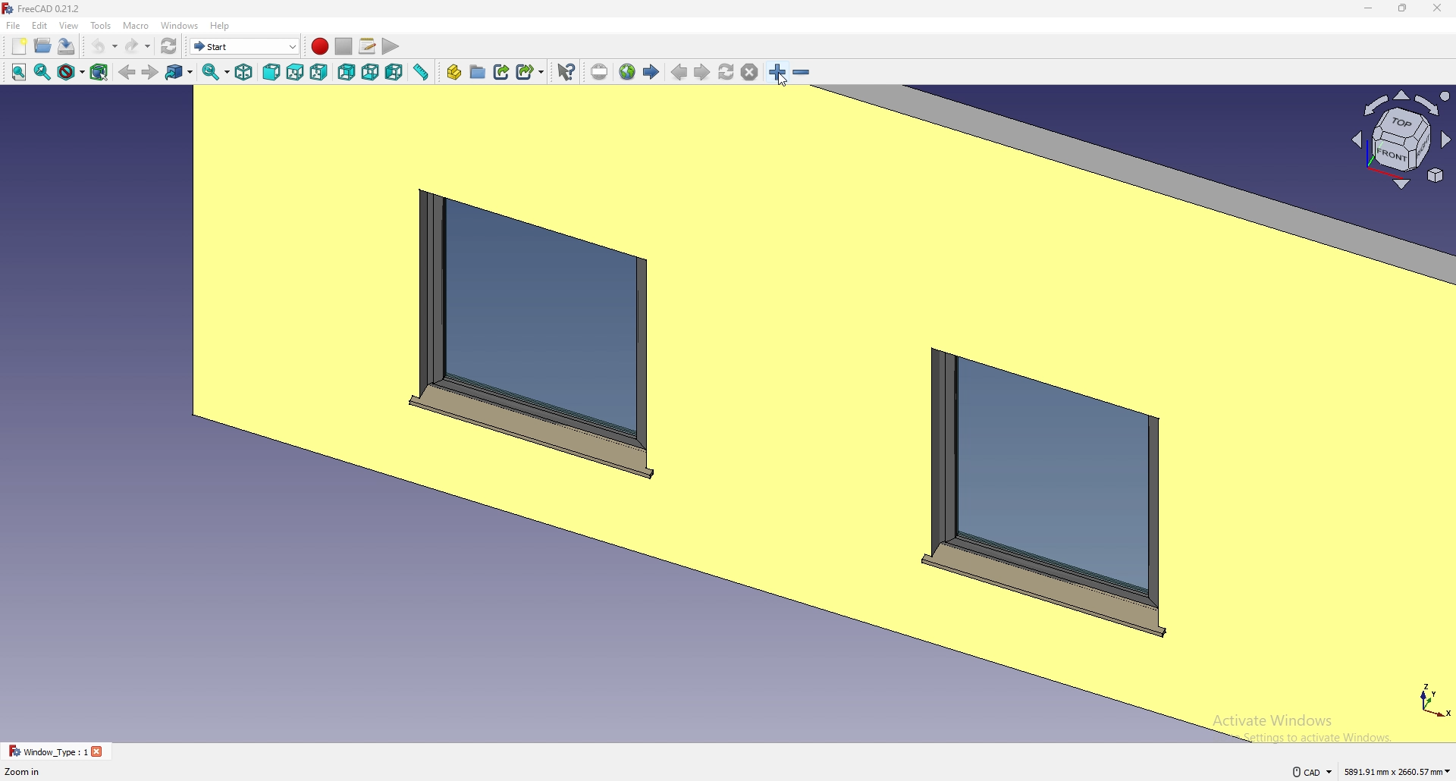 Image resolution: width=1456 pixels, height=781 pixels. Describe the element at coordinates (566, 71) in the screenshot. I see `whats this?` at that location.